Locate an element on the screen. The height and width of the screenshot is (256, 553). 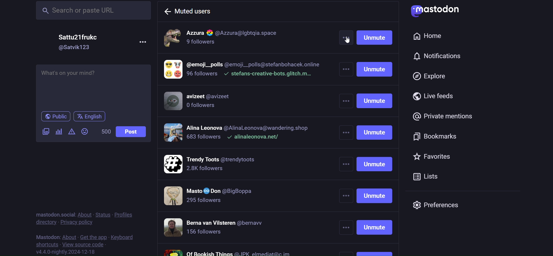
live feed is located at coordinates (437, 96).